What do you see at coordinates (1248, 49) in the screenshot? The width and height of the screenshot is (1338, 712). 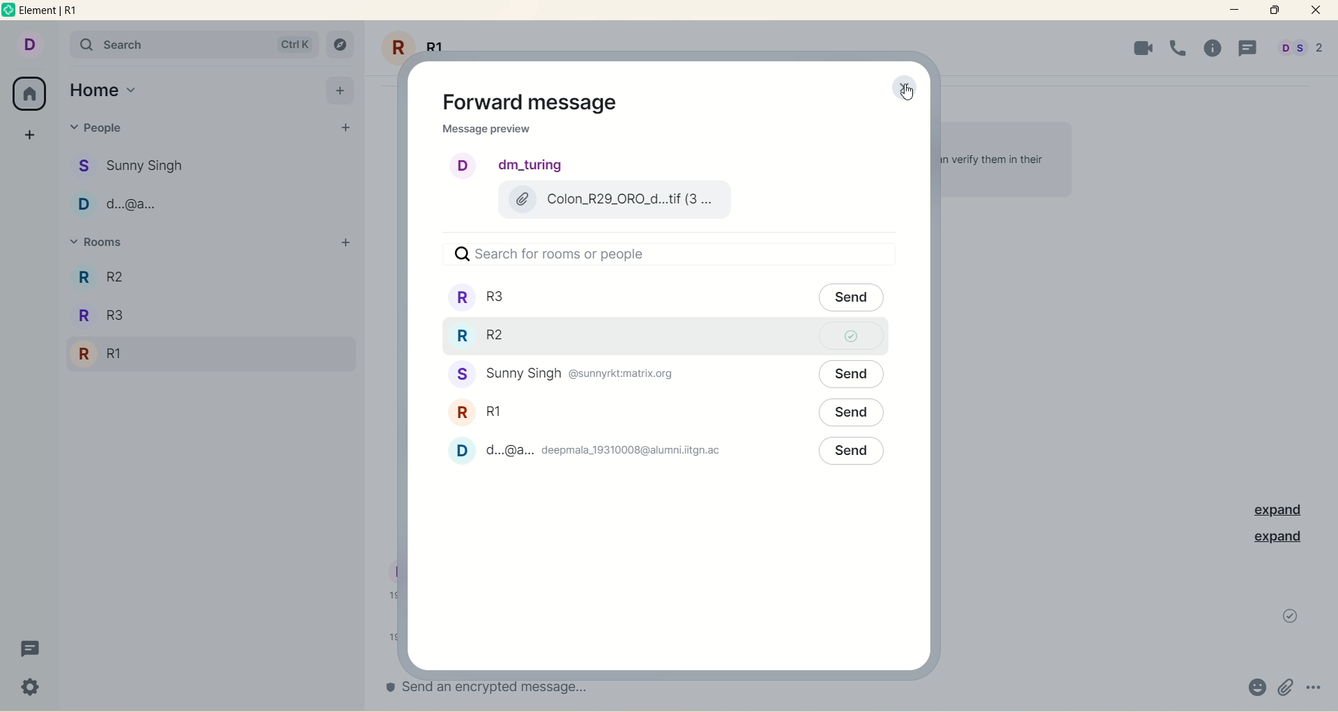 I see `threads` at bounding box center [1248, 49].